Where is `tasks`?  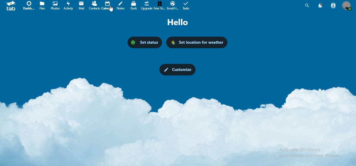 tasks is located at coordinates (187, 6).